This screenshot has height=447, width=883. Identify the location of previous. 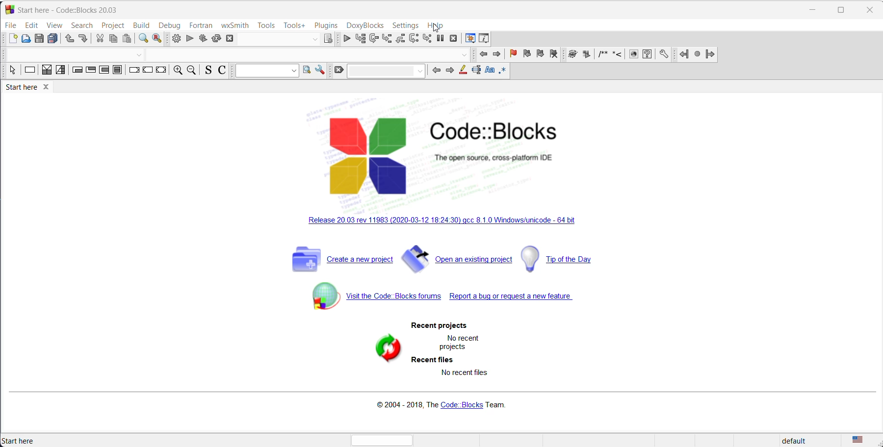
(435, 71).